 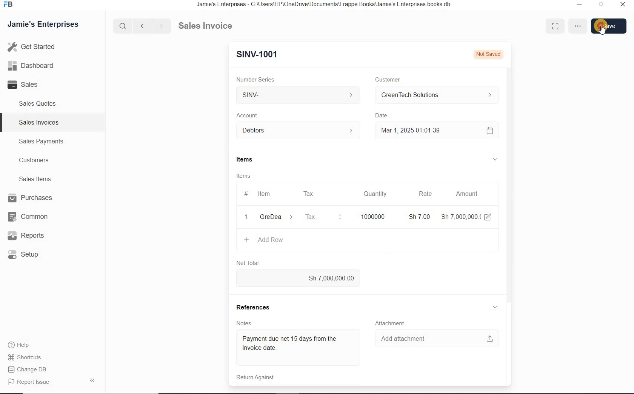 I want to click on Setup, so click(x=29, y=255).